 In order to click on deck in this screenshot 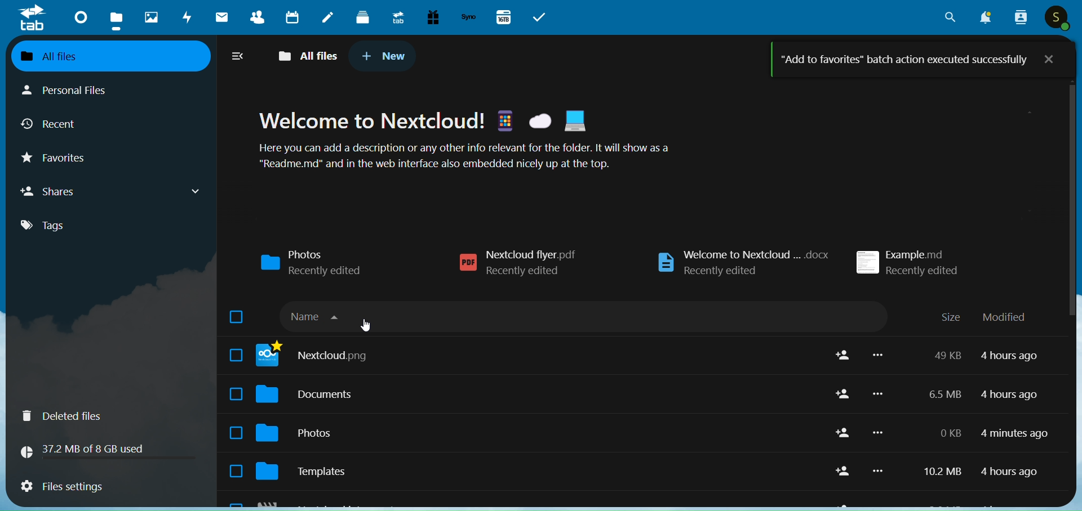, I will do `click(362, 19)`.